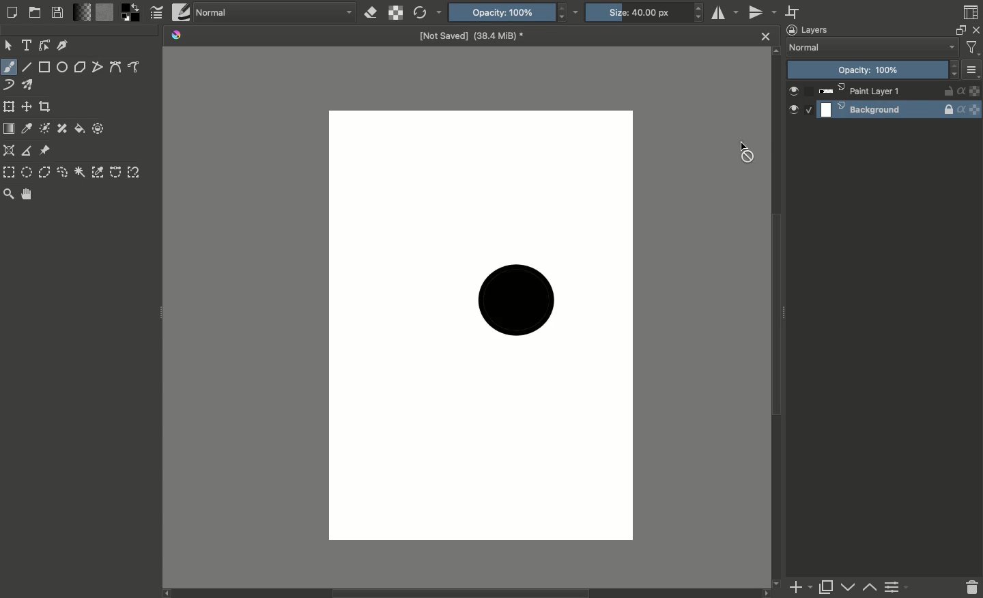 The height and width of the screenshot is (598, 983). Describe the element at coordinates (48, 150) in the screenshot. I see `Reference images` at that location.